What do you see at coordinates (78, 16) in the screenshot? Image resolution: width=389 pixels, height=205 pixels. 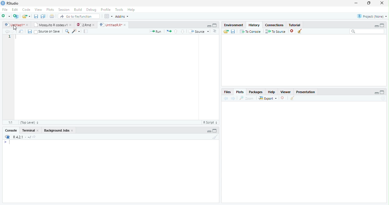 I see `GO to file/function` at bounding box center [78, 16].